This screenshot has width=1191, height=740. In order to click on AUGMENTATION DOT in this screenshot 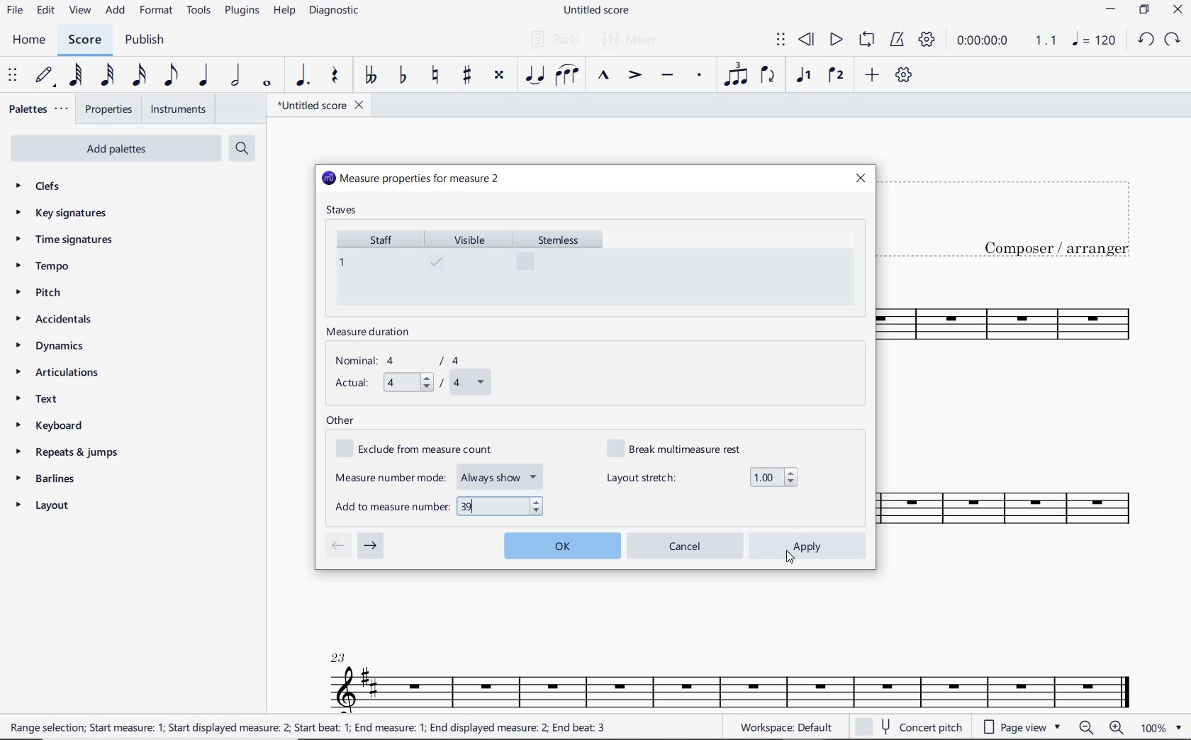, I will do `click(304, 76)`.